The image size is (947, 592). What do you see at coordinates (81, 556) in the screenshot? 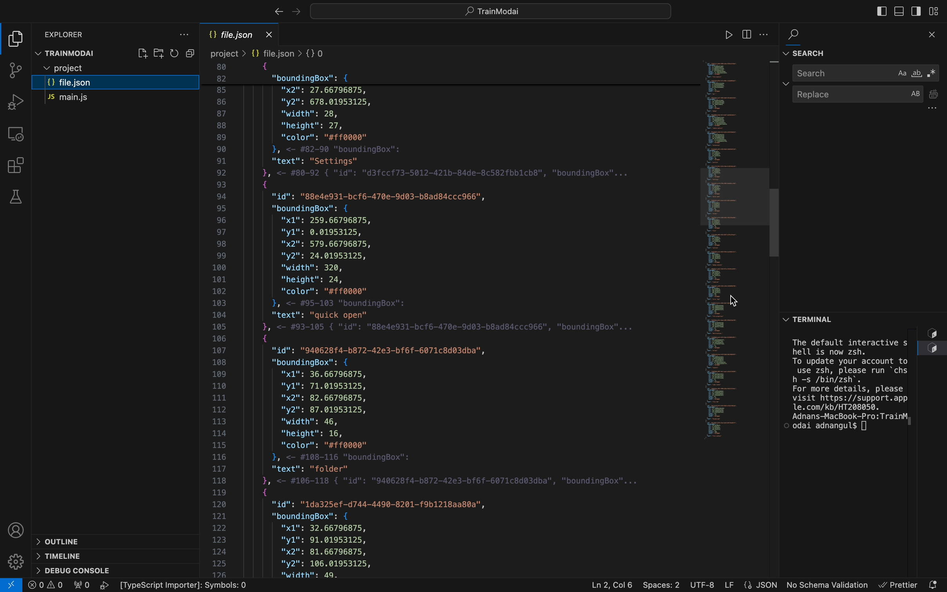
I see `timeline` at bounding box center [81, 556].